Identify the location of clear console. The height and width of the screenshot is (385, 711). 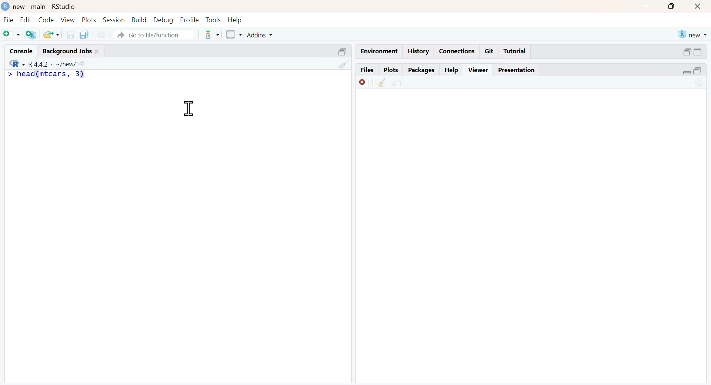
(339, 64).